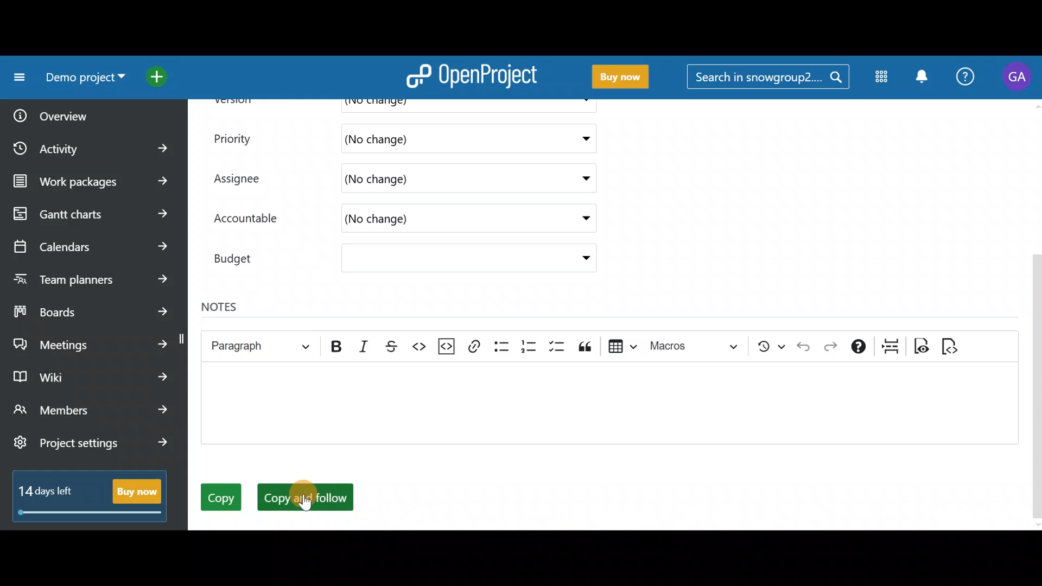 This screenshot has height=586, width=1042. What do you see at coordinates (91, 342) in the screenshot?
I see `Meetings` at bounding box center [91, 342].